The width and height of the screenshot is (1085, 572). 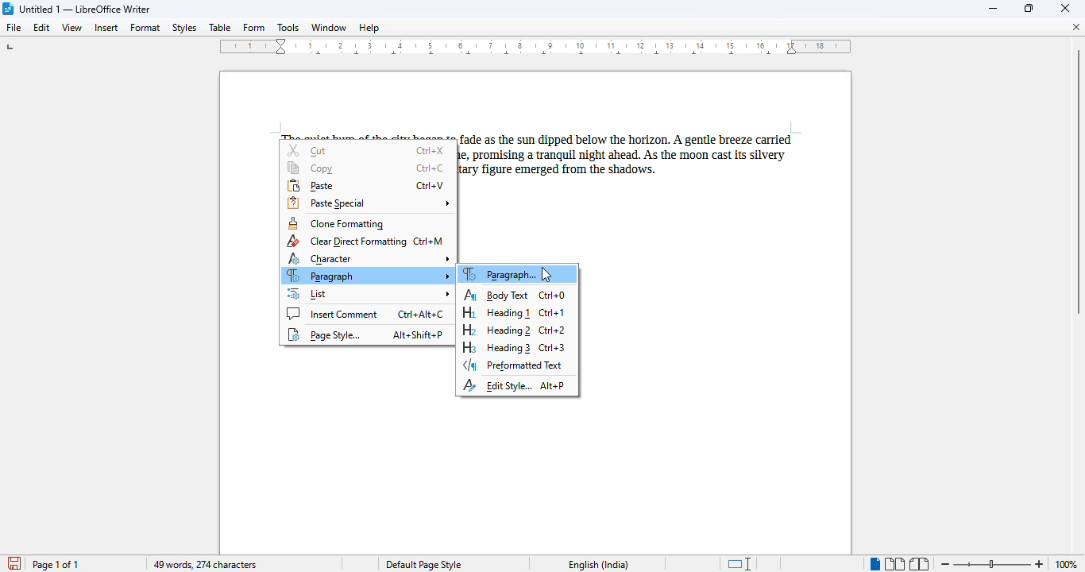 I want to click on zoom out, so click(x=947, y=564).